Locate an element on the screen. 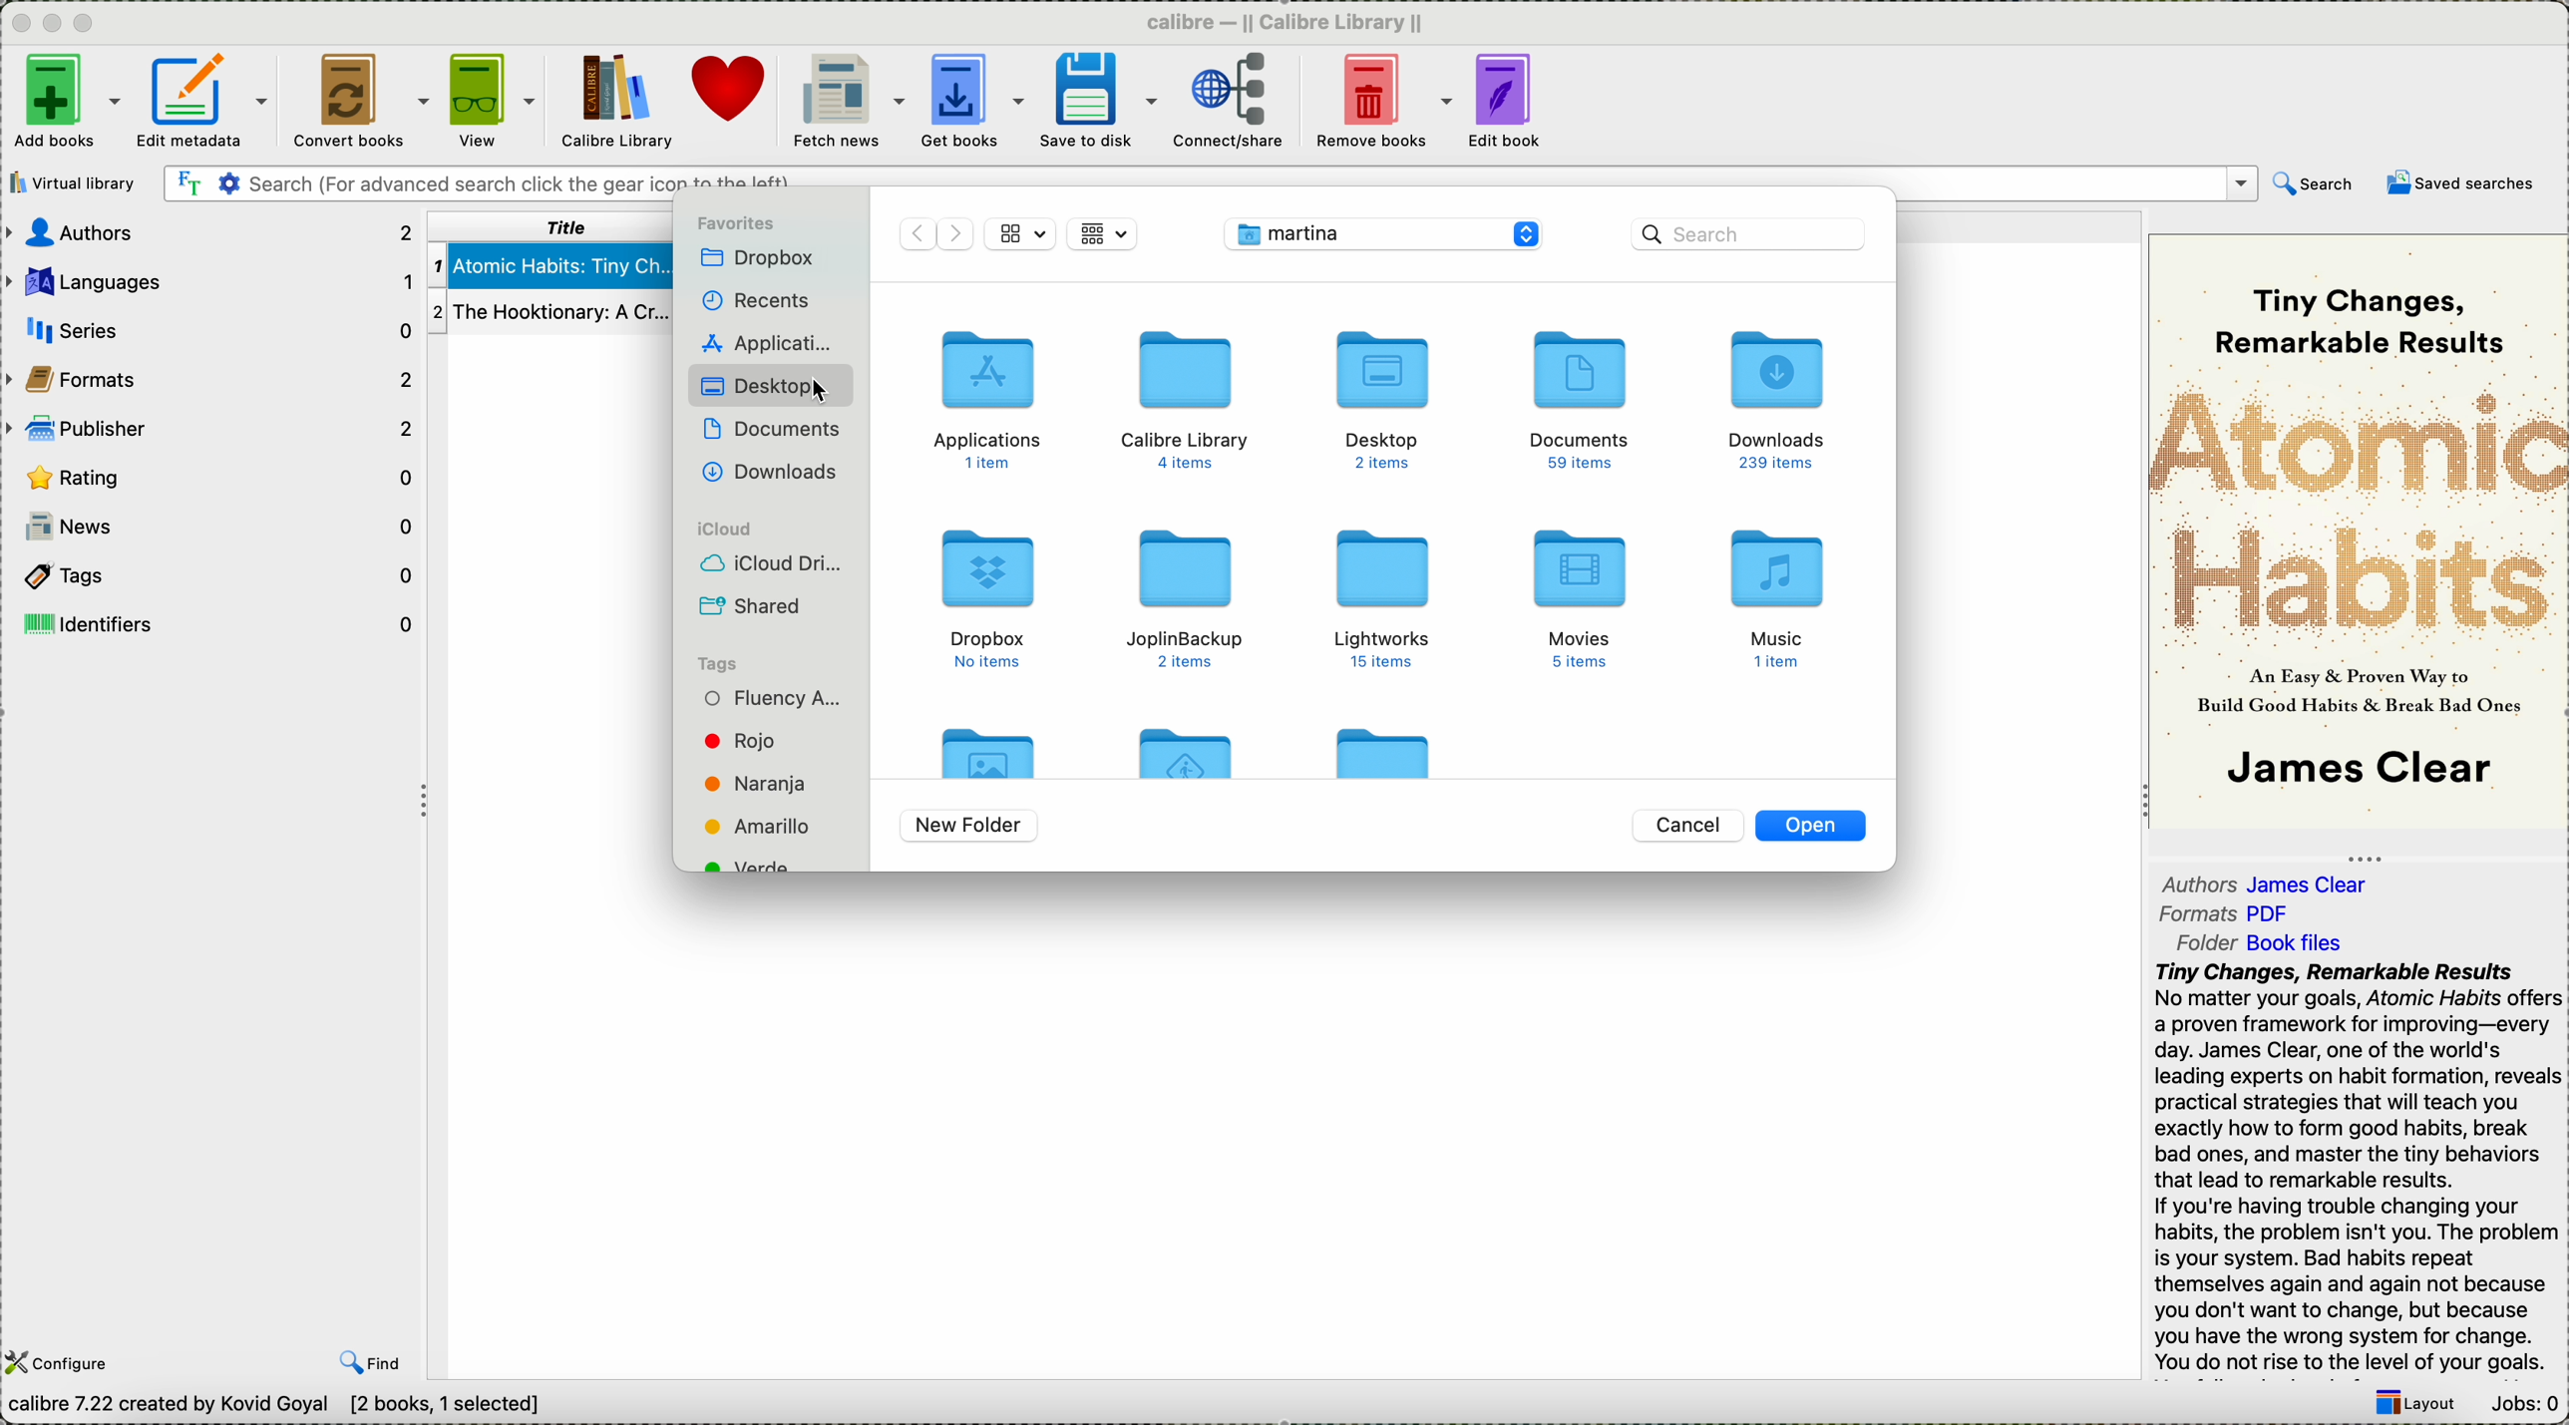 The image size is (2569, 1425). book cover preview is located at coordinates (2359, 530).